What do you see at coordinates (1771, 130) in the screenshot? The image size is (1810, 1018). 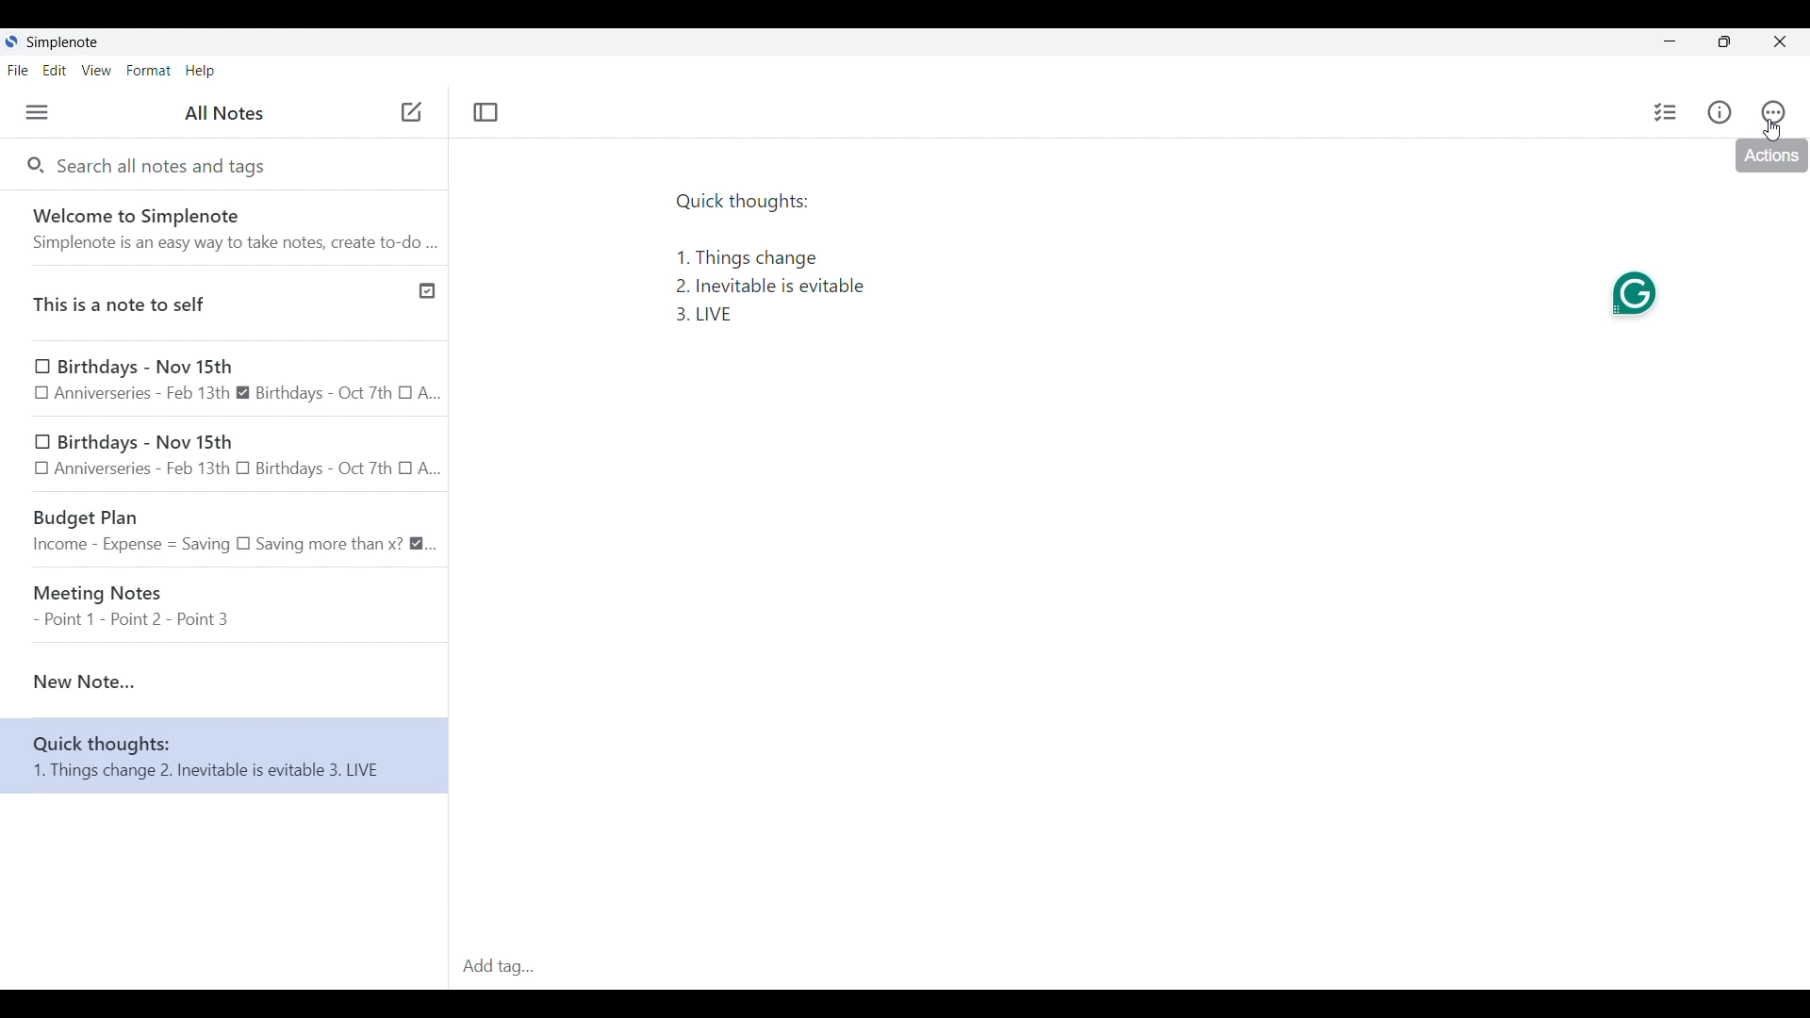 I see `Cursor clicking on Actions` at bounding box center [1771, 130].